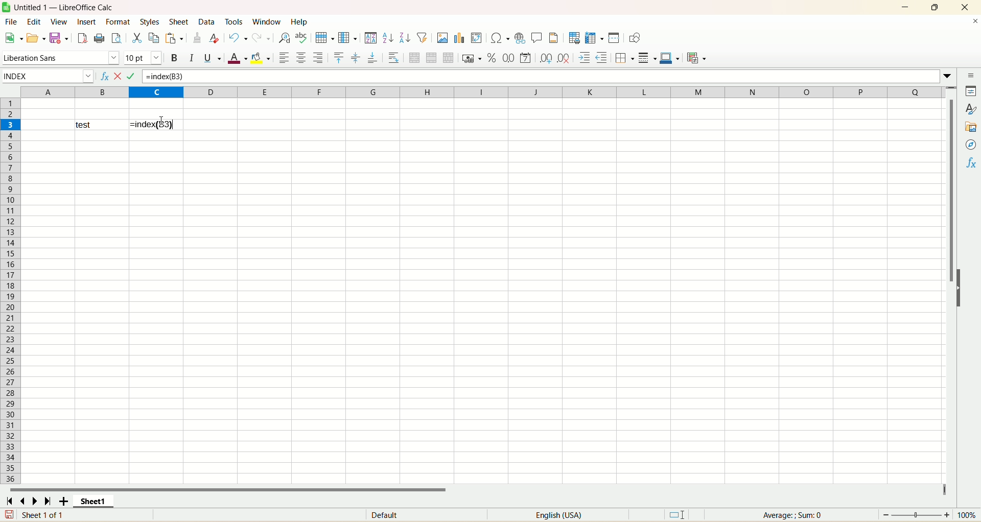 Image resolution: width=981 pixels, height=522 pixels. Describe the element at coordinates (905, 7) in the screenshot. I see `minimize` at that location.